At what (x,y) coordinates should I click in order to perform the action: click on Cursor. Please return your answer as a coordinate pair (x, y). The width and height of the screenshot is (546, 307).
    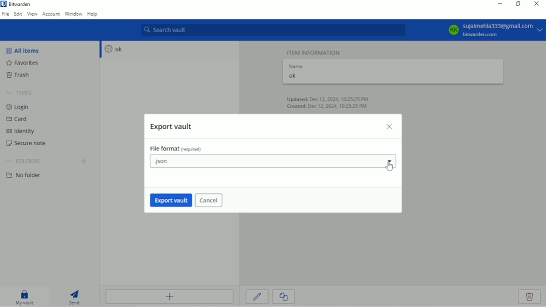
    Looking at the image, I should click on (389, 165).